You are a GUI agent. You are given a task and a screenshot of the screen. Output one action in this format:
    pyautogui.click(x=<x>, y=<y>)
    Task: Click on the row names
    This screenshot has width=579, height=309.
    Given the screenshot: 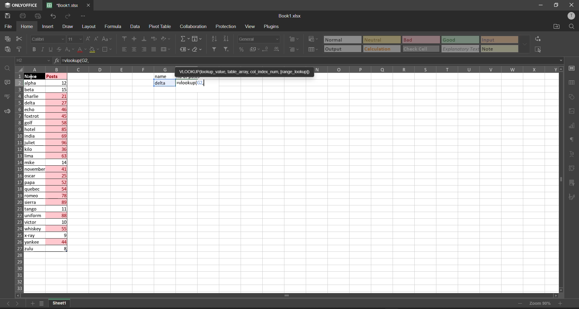 What is the action you would take?
    pyautogui.click(x=18, y=183)
    